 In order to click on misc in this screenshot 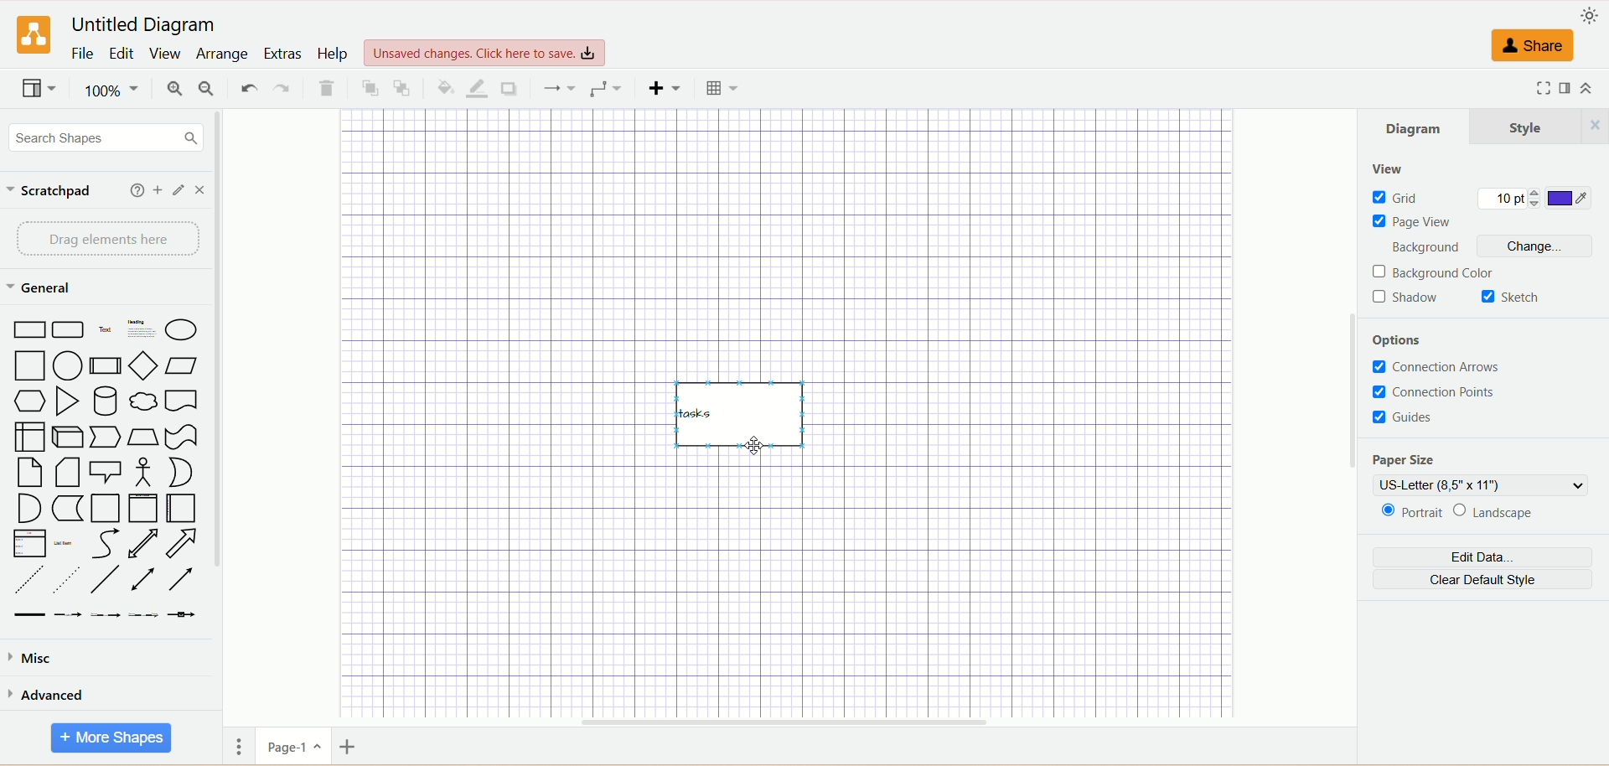, I will do `click(34, 660)`.